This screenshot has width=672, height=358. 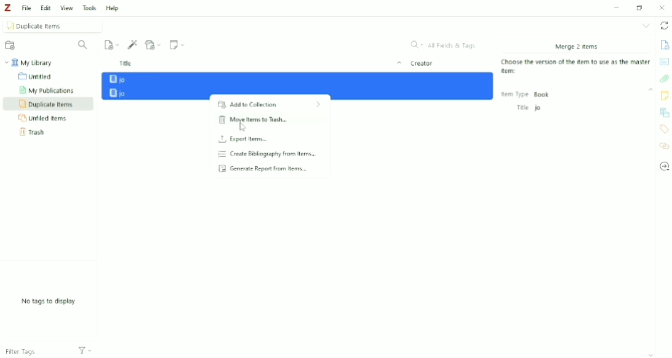 I want to click on New Collection, so click(x=11, y=46).